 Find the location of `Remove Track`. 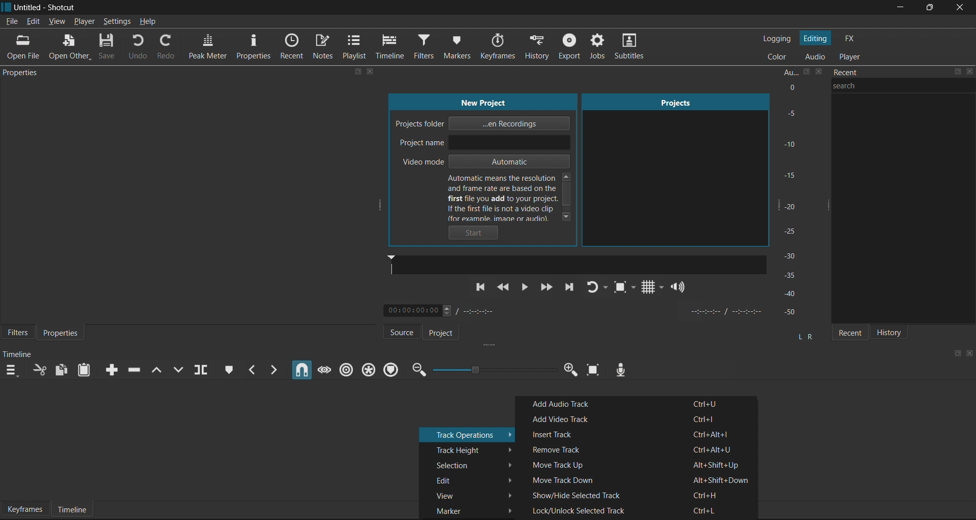

Remove Track is located at coordinates (634, 449).